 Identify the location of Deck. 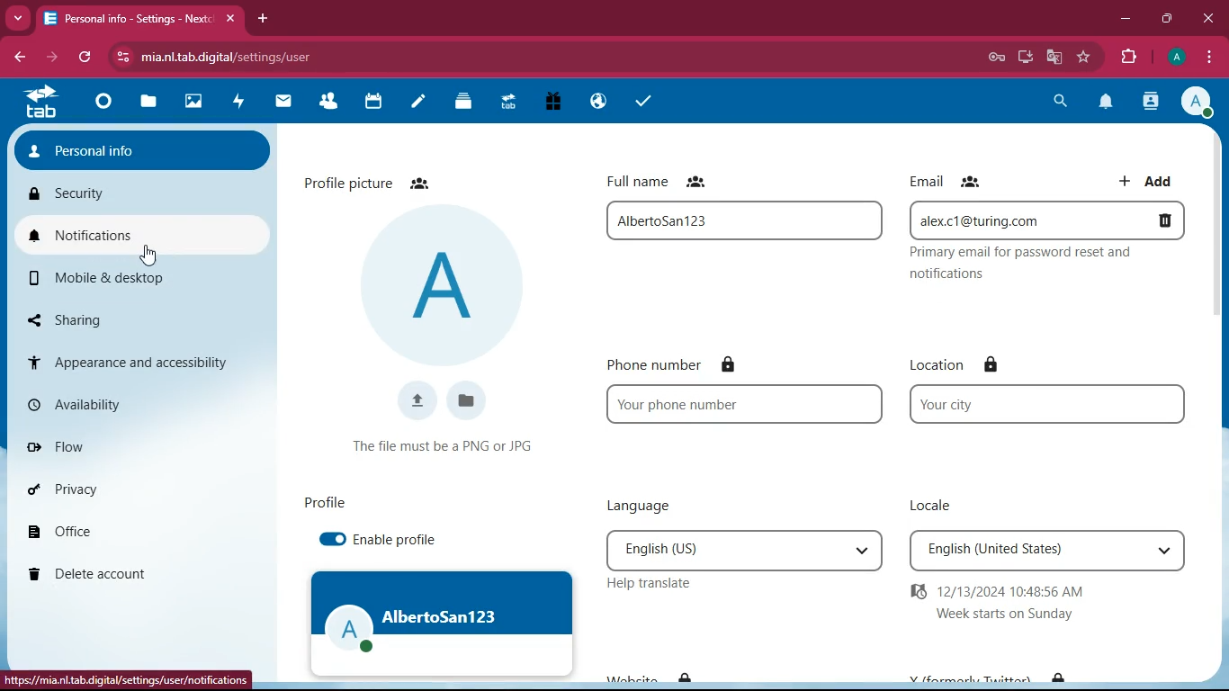
(465, 103).